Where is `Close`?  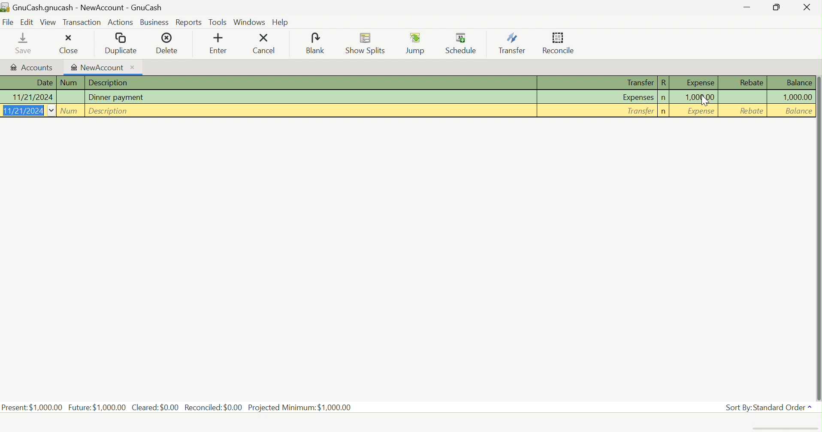
Close is located at coordinates (805, 7).